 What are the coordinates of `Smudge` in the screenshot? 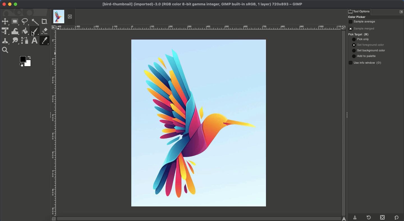 It's located at (15, 41).